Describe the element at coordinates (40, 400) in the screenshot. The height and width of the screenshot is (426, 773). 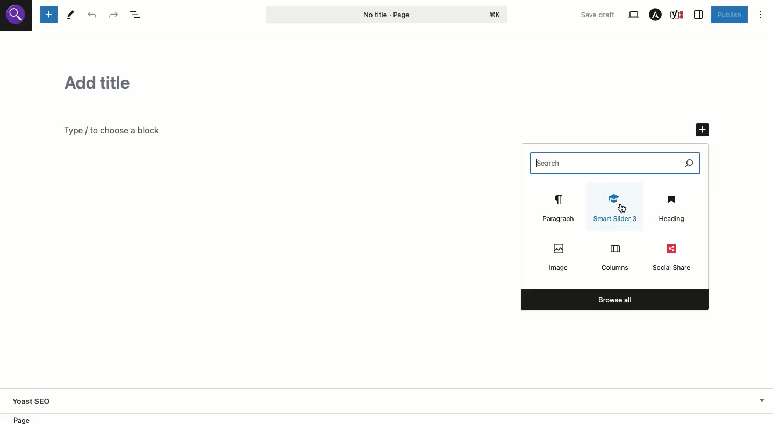
I see `Yoast` at that location.